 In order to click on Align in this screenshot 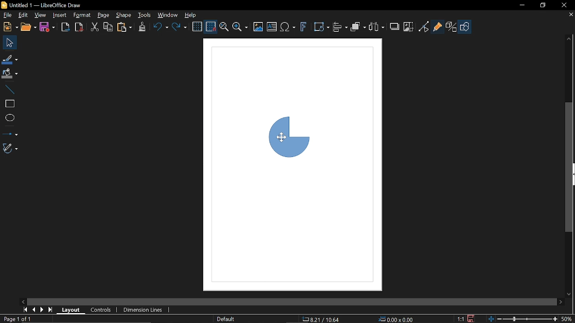, I will do `click(340, 28)`.